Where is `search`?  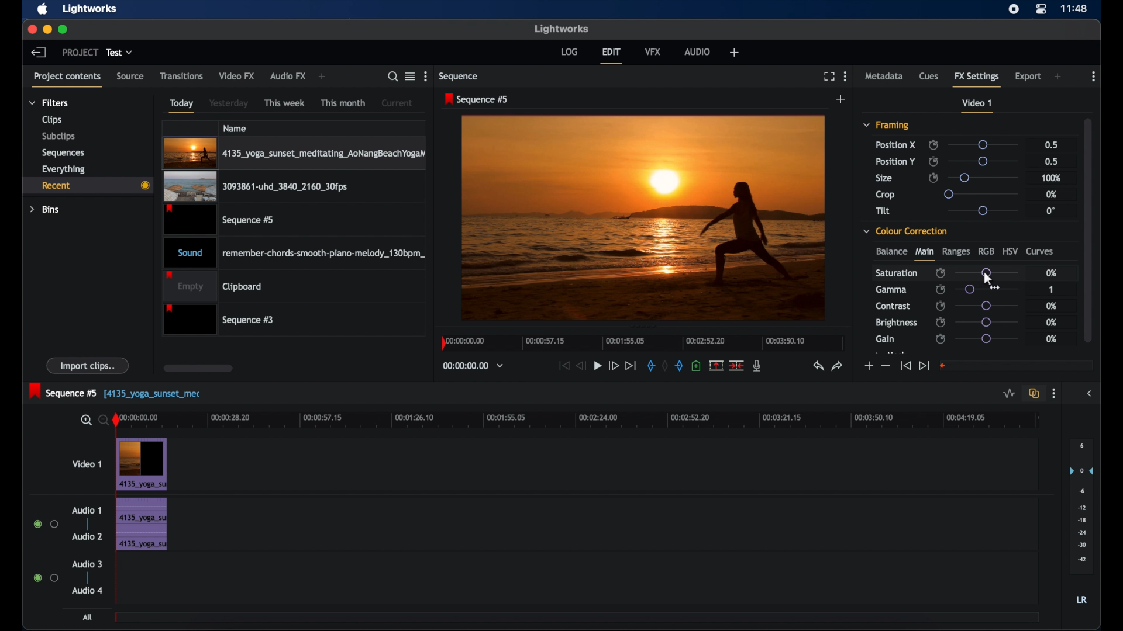 search is located at coordinates (393, 77).